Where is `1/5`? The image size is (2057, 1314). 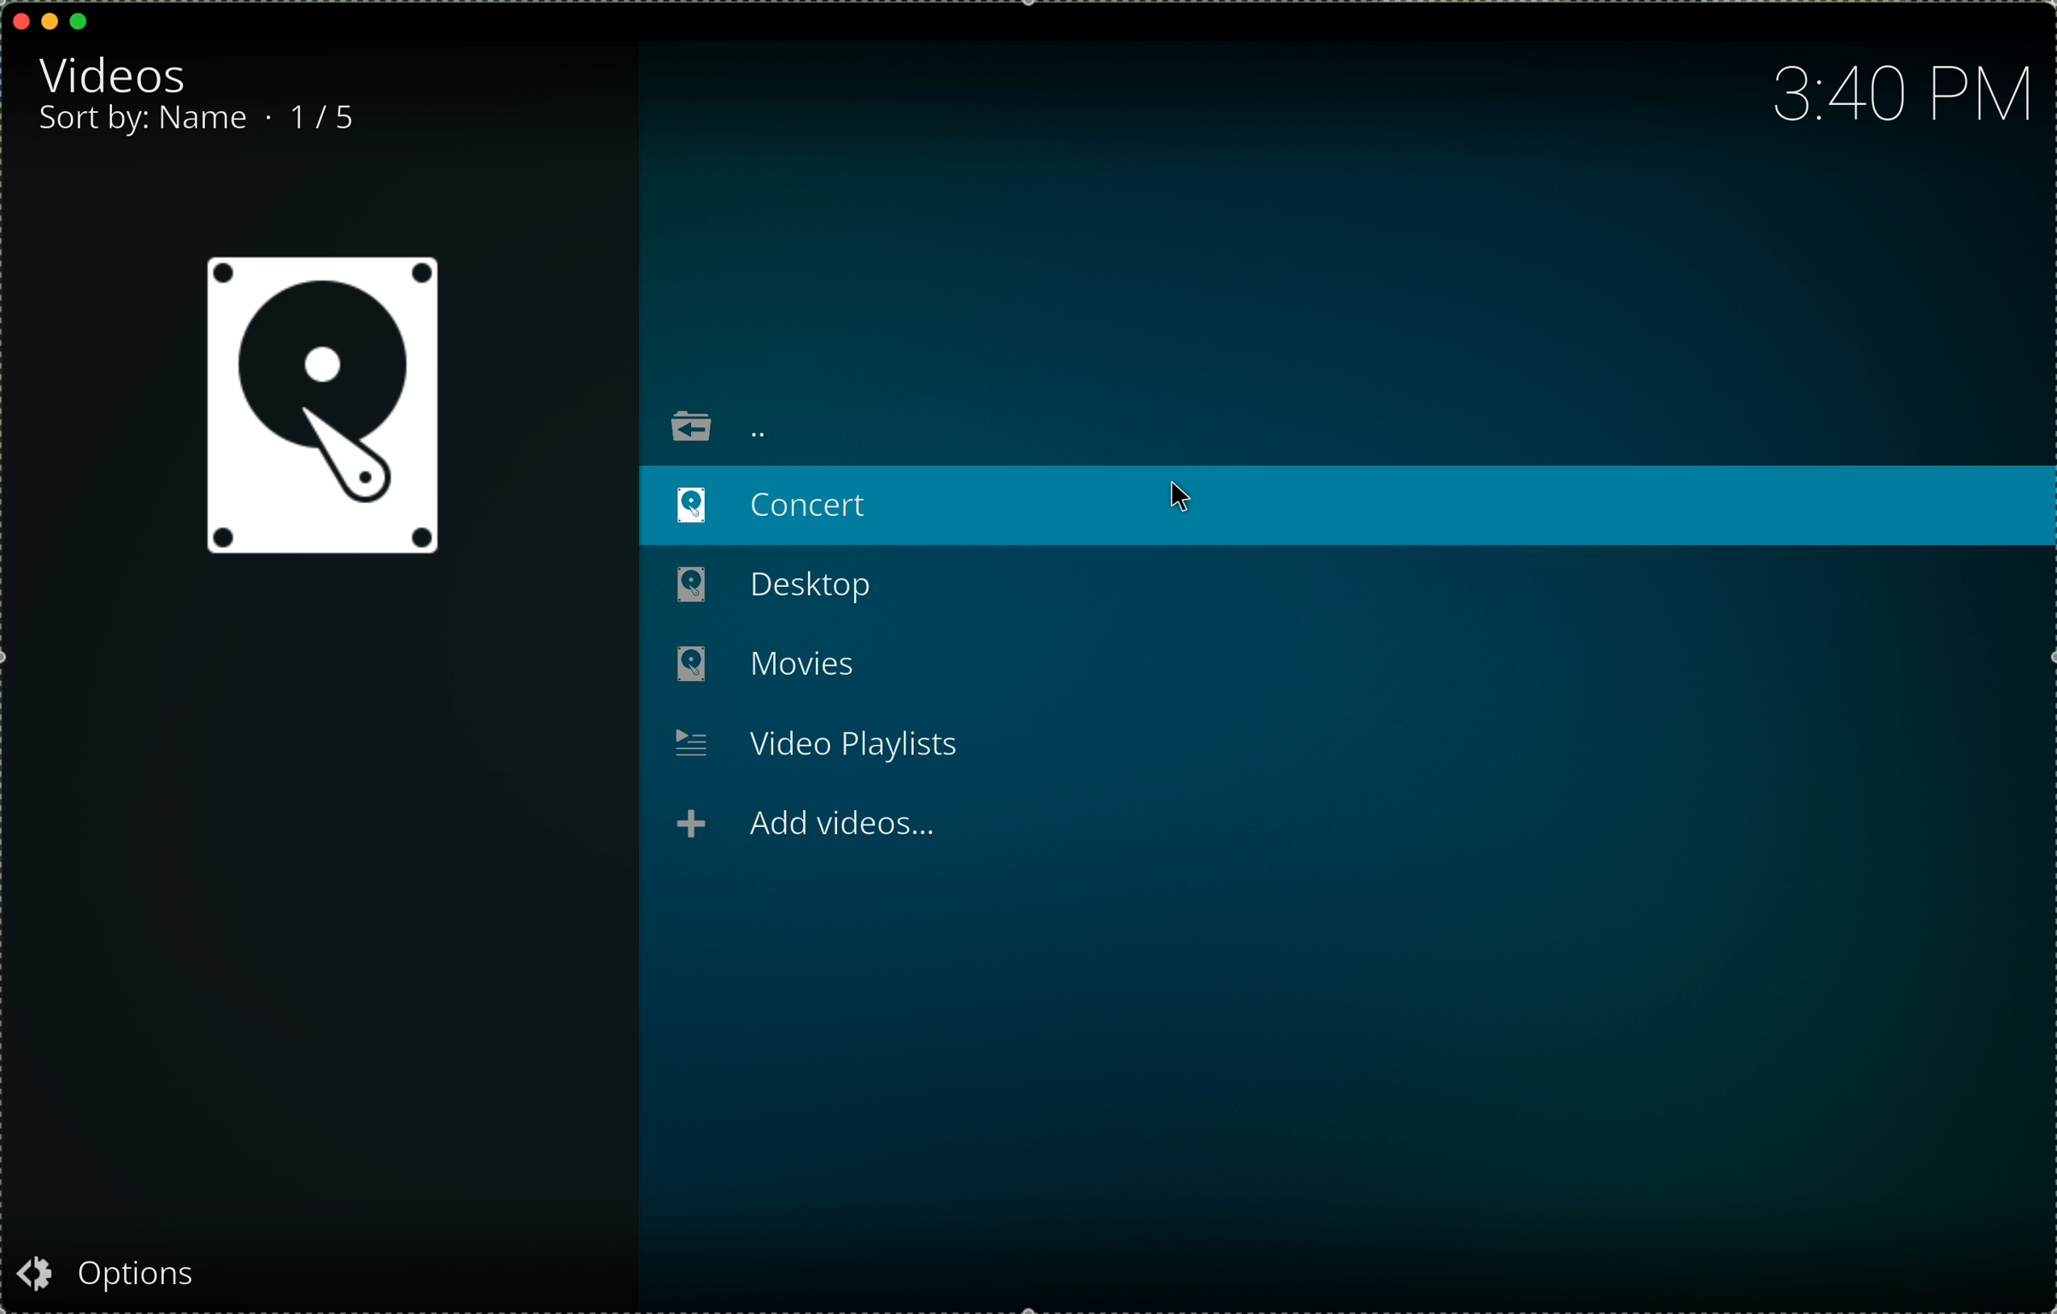
1/5 is located at coordinates (333, 118).